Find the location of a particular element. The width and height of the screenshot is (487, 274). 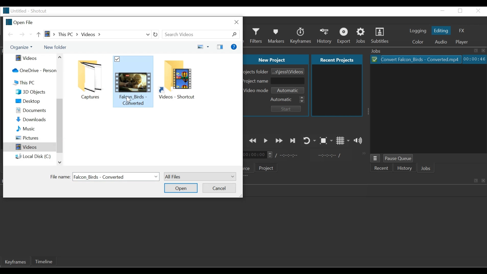

Jobs menu is located at coordinates (376, 158).